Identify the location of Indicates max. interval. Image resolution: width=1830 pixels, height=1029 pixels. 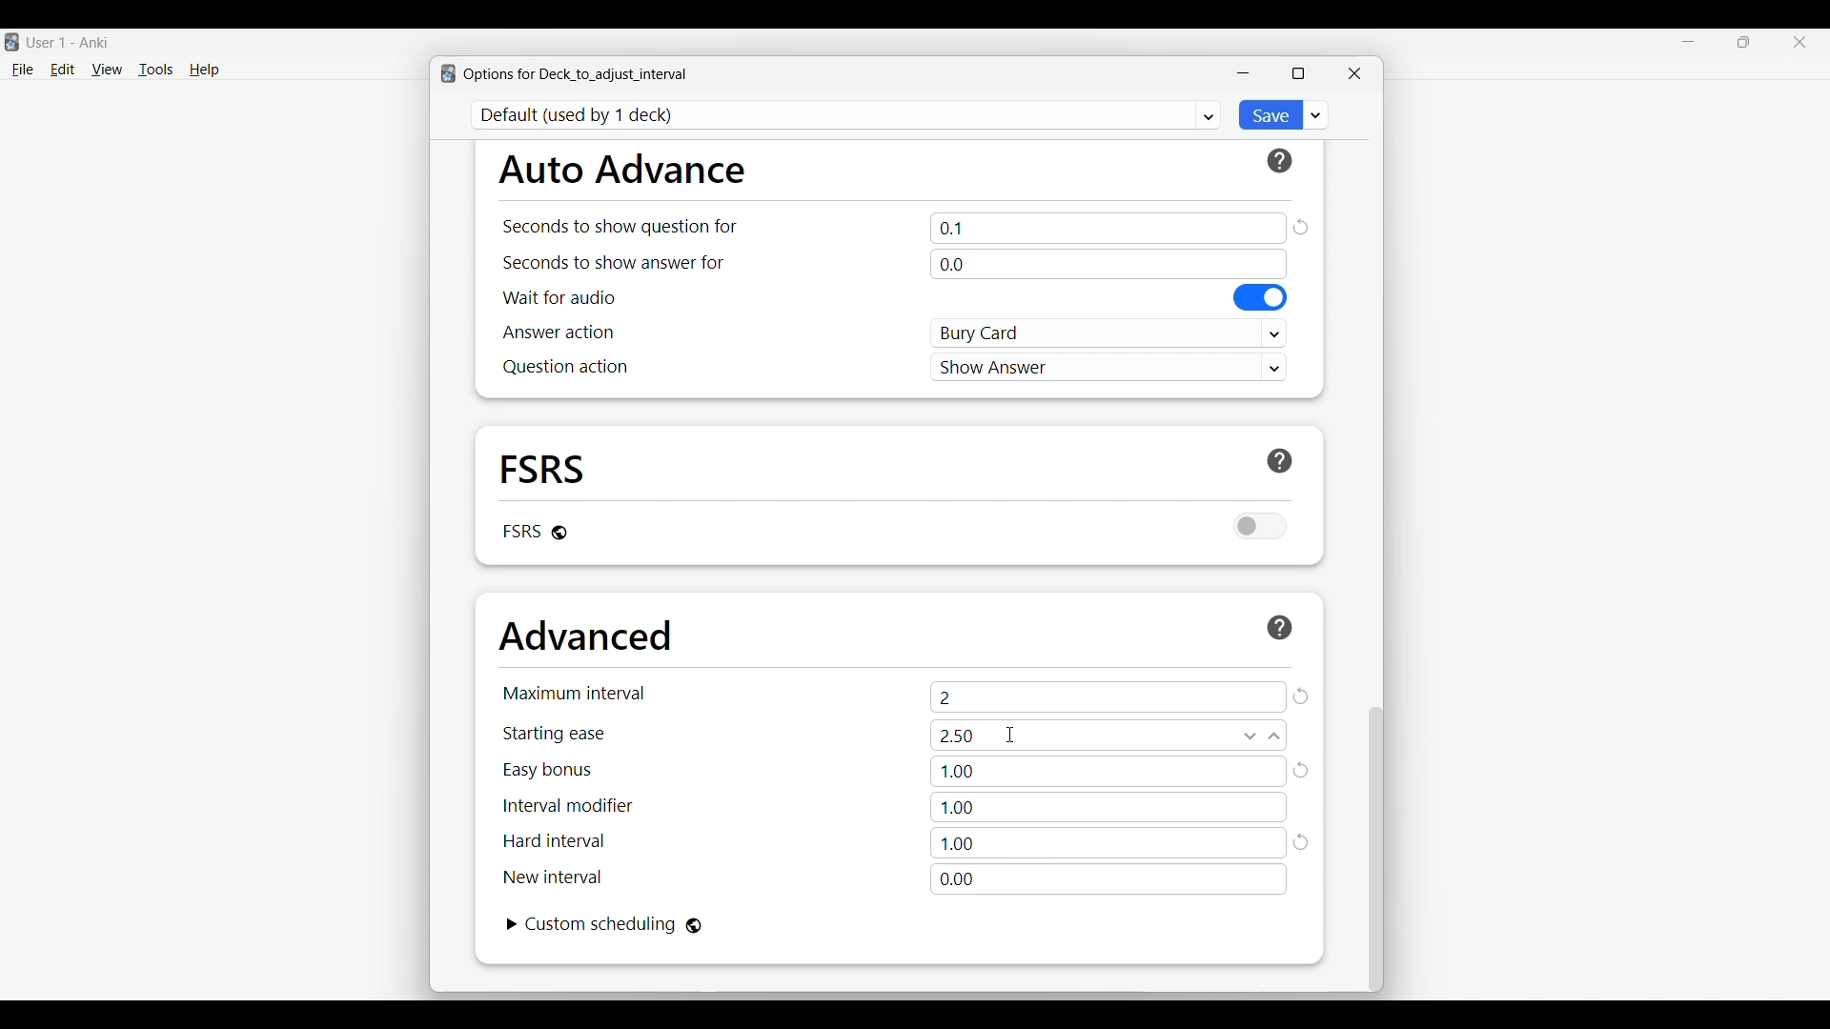
(575, 693).